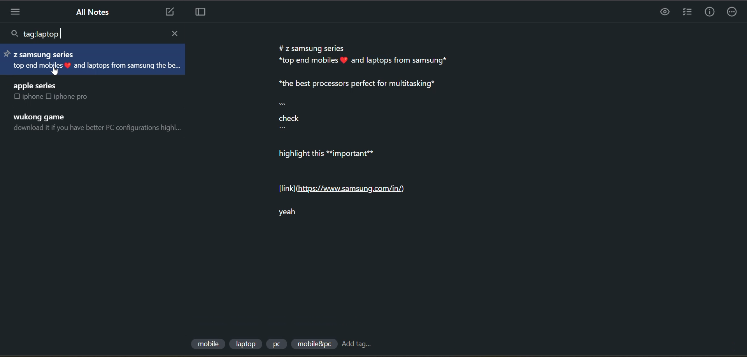 The width and height of the screenshot is (747, 357). What do you see at coordinates (17, 97) in the screenshot?
I see `checkbox` at bounding box center [17, 97].